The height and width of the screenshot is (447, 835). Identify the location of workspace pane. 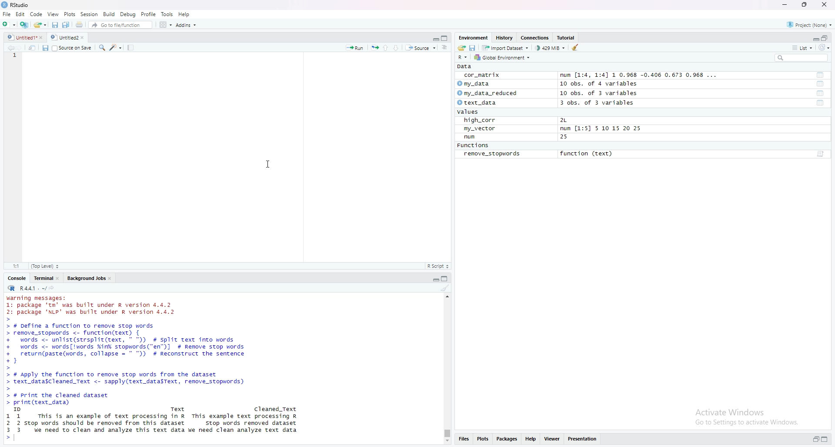
(164, 24).